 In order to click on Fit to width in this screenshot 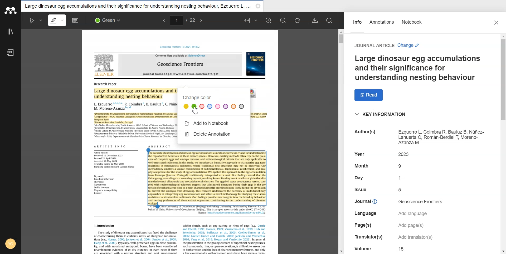, I will do `click(250, 20)`.